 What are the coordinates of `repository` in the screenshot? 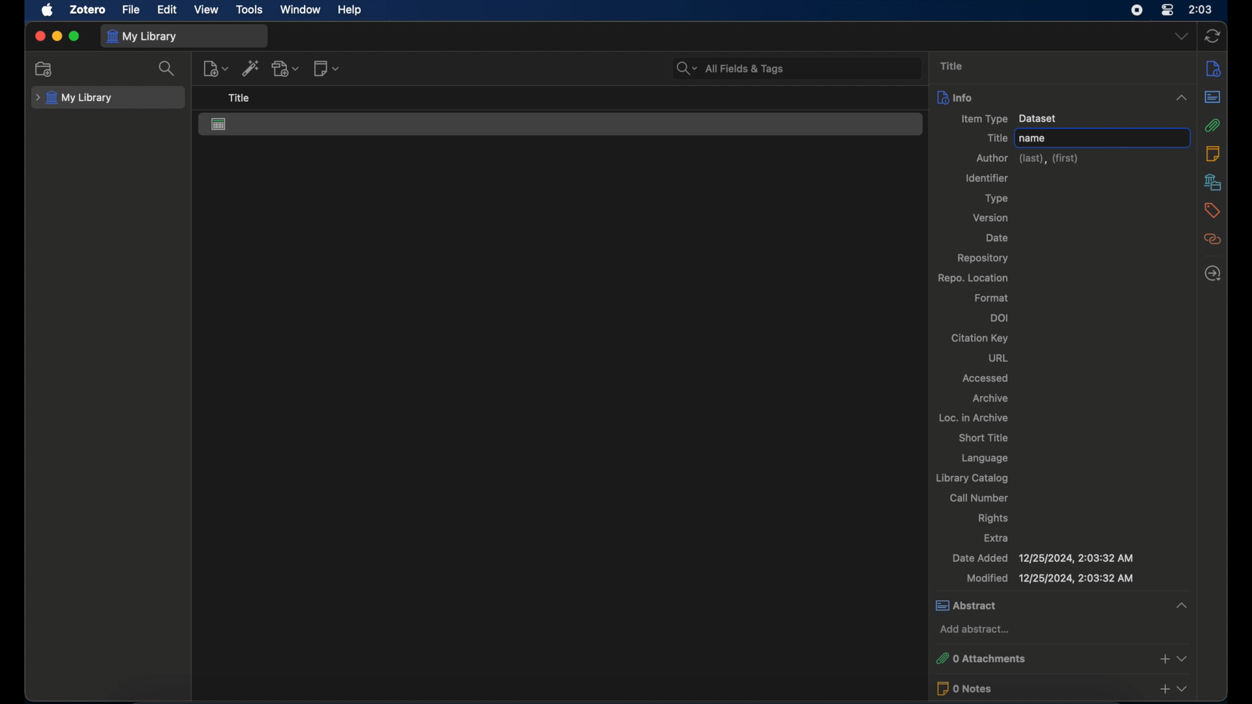 It's located at (982, 257).